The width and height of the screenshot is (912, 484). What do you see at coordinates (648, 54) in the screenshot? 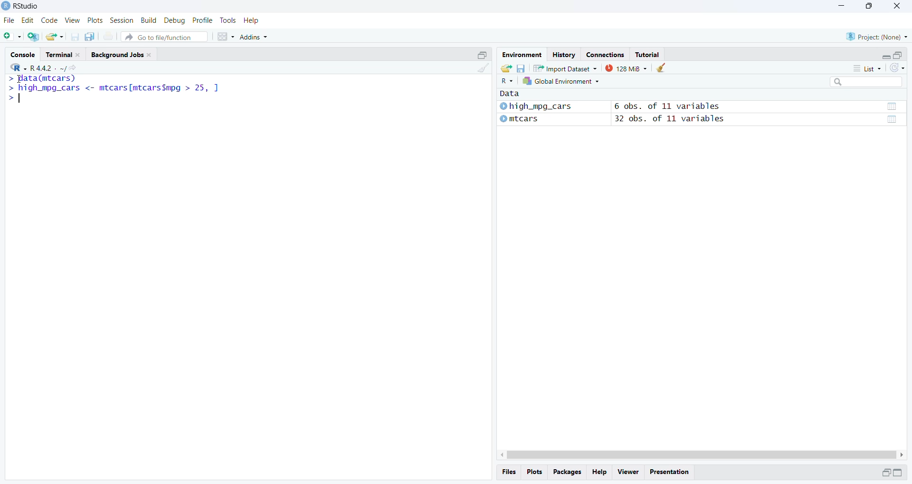
I see `Tutorial` at bounding box center [648, 54].